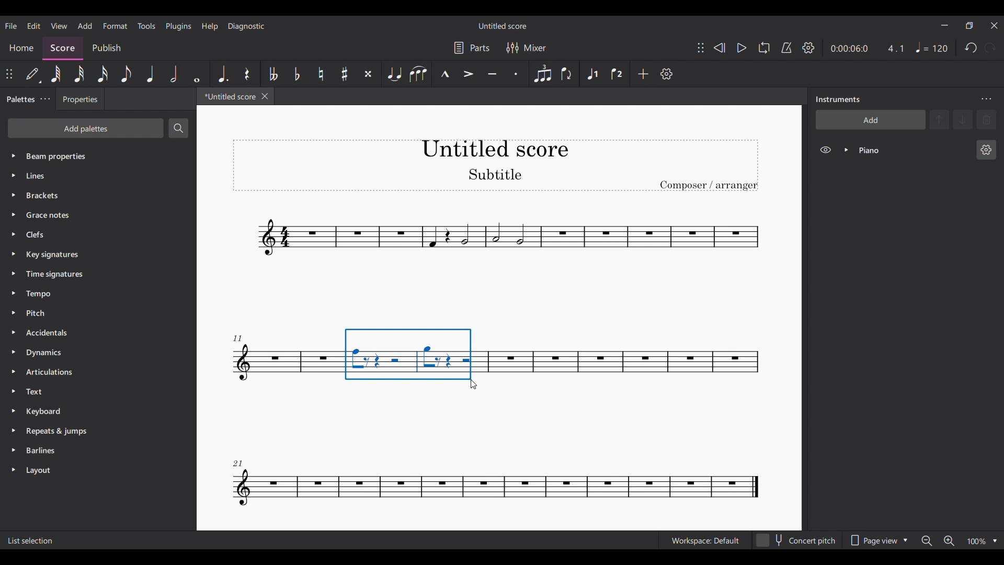 This screenshot has width=1004, height=565. Describe the element at coordinates (995, 26) in the screenshot. I see `Close interface` at that location.